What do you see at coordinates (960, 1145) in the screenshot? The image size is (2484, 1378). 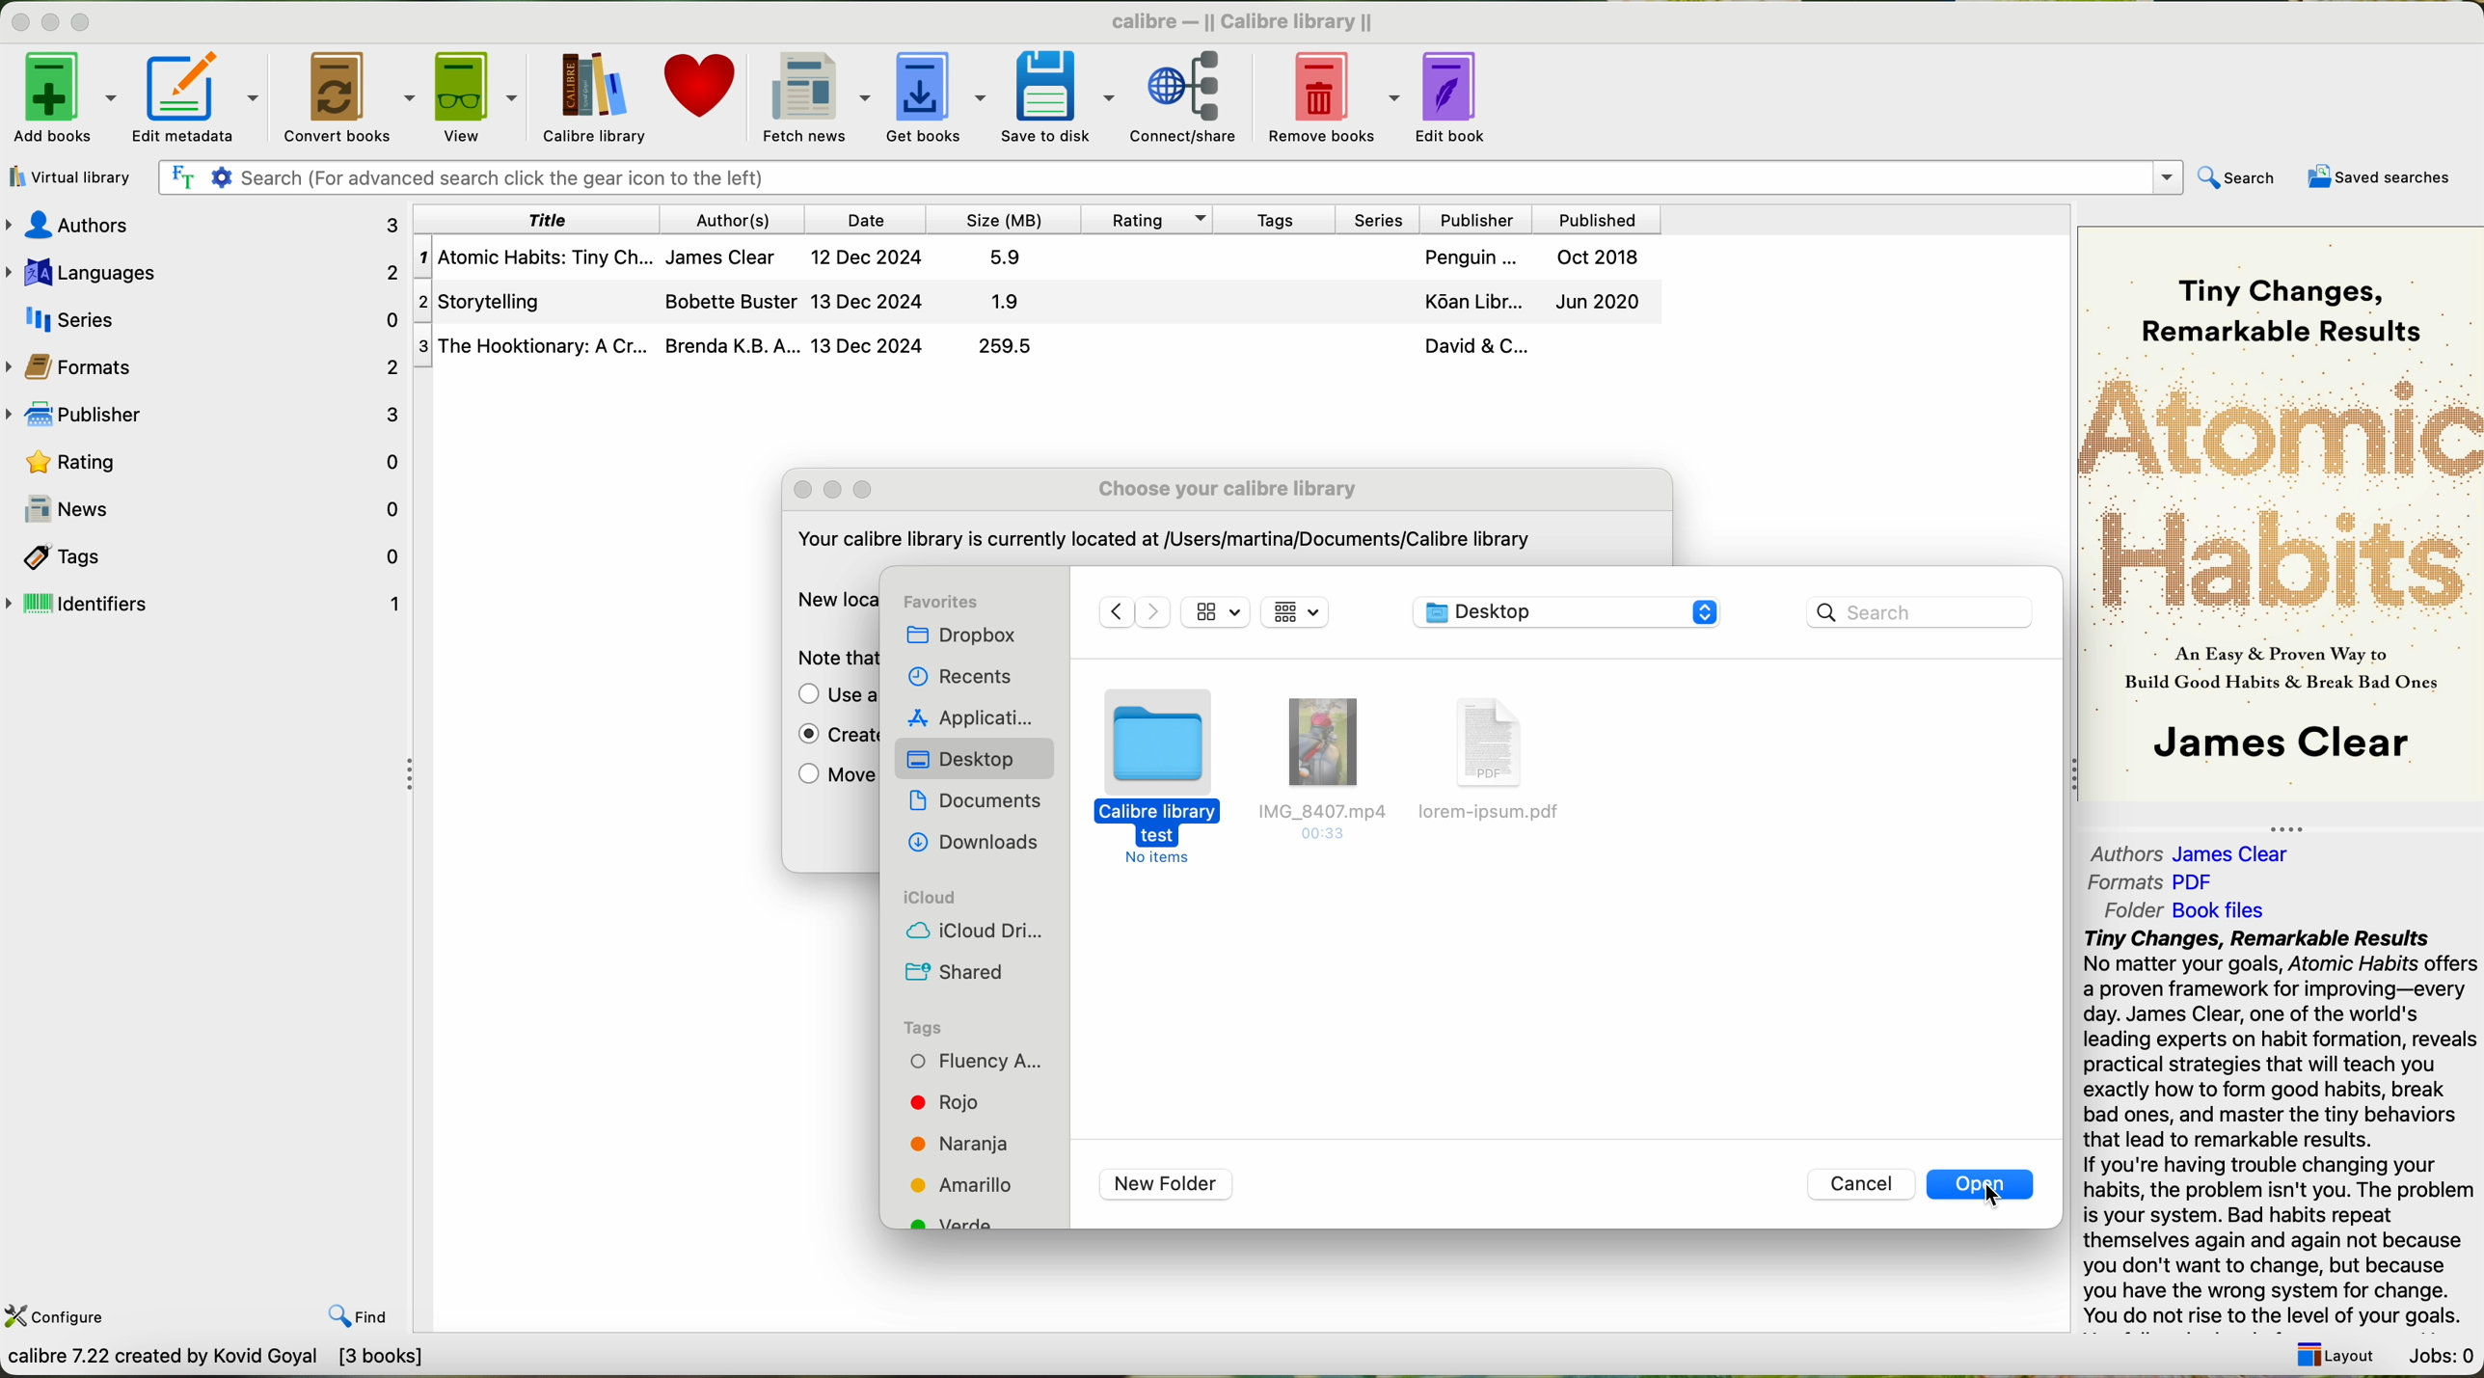 I see `orange tag` at bounding box center [960, 1145].